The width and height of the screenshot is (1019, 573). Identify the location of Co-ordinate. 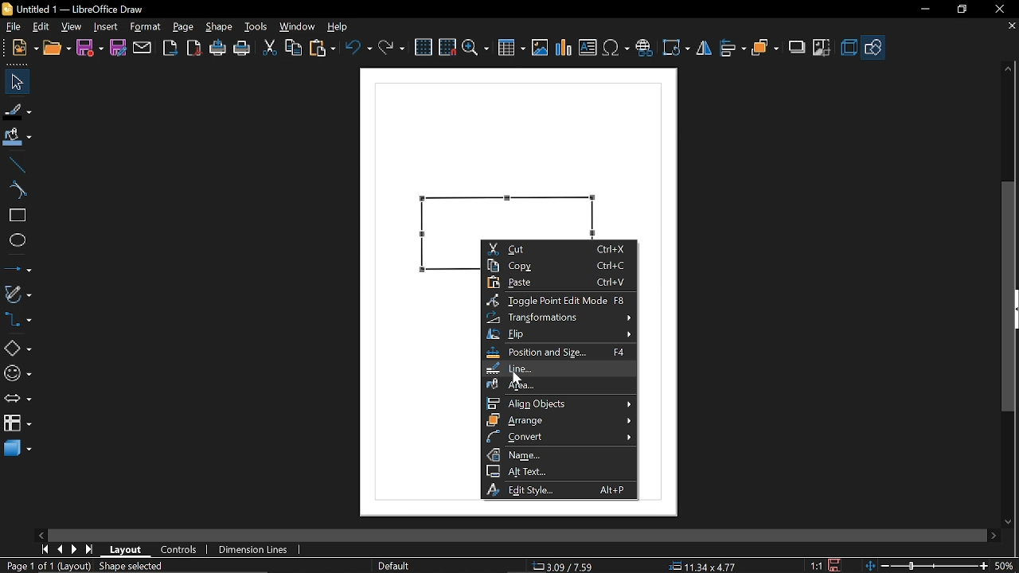
(567, 565).